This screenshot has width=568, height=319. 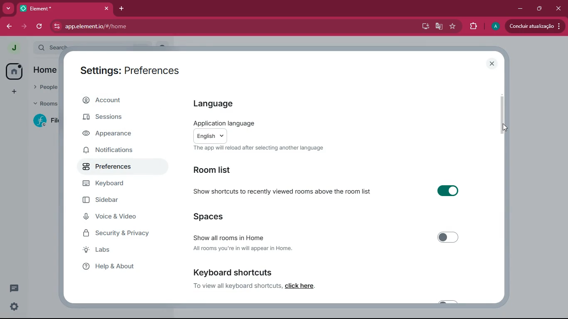 I want to click on preferences, so click(x=115, y=167).